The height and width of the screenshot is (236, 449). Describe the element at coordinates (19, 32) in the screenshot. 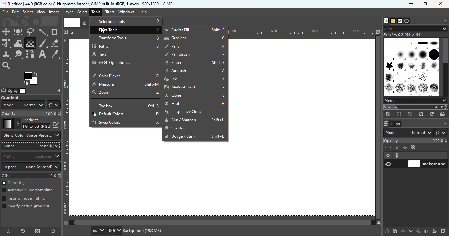

I see `Rectangle select tool` at that location.